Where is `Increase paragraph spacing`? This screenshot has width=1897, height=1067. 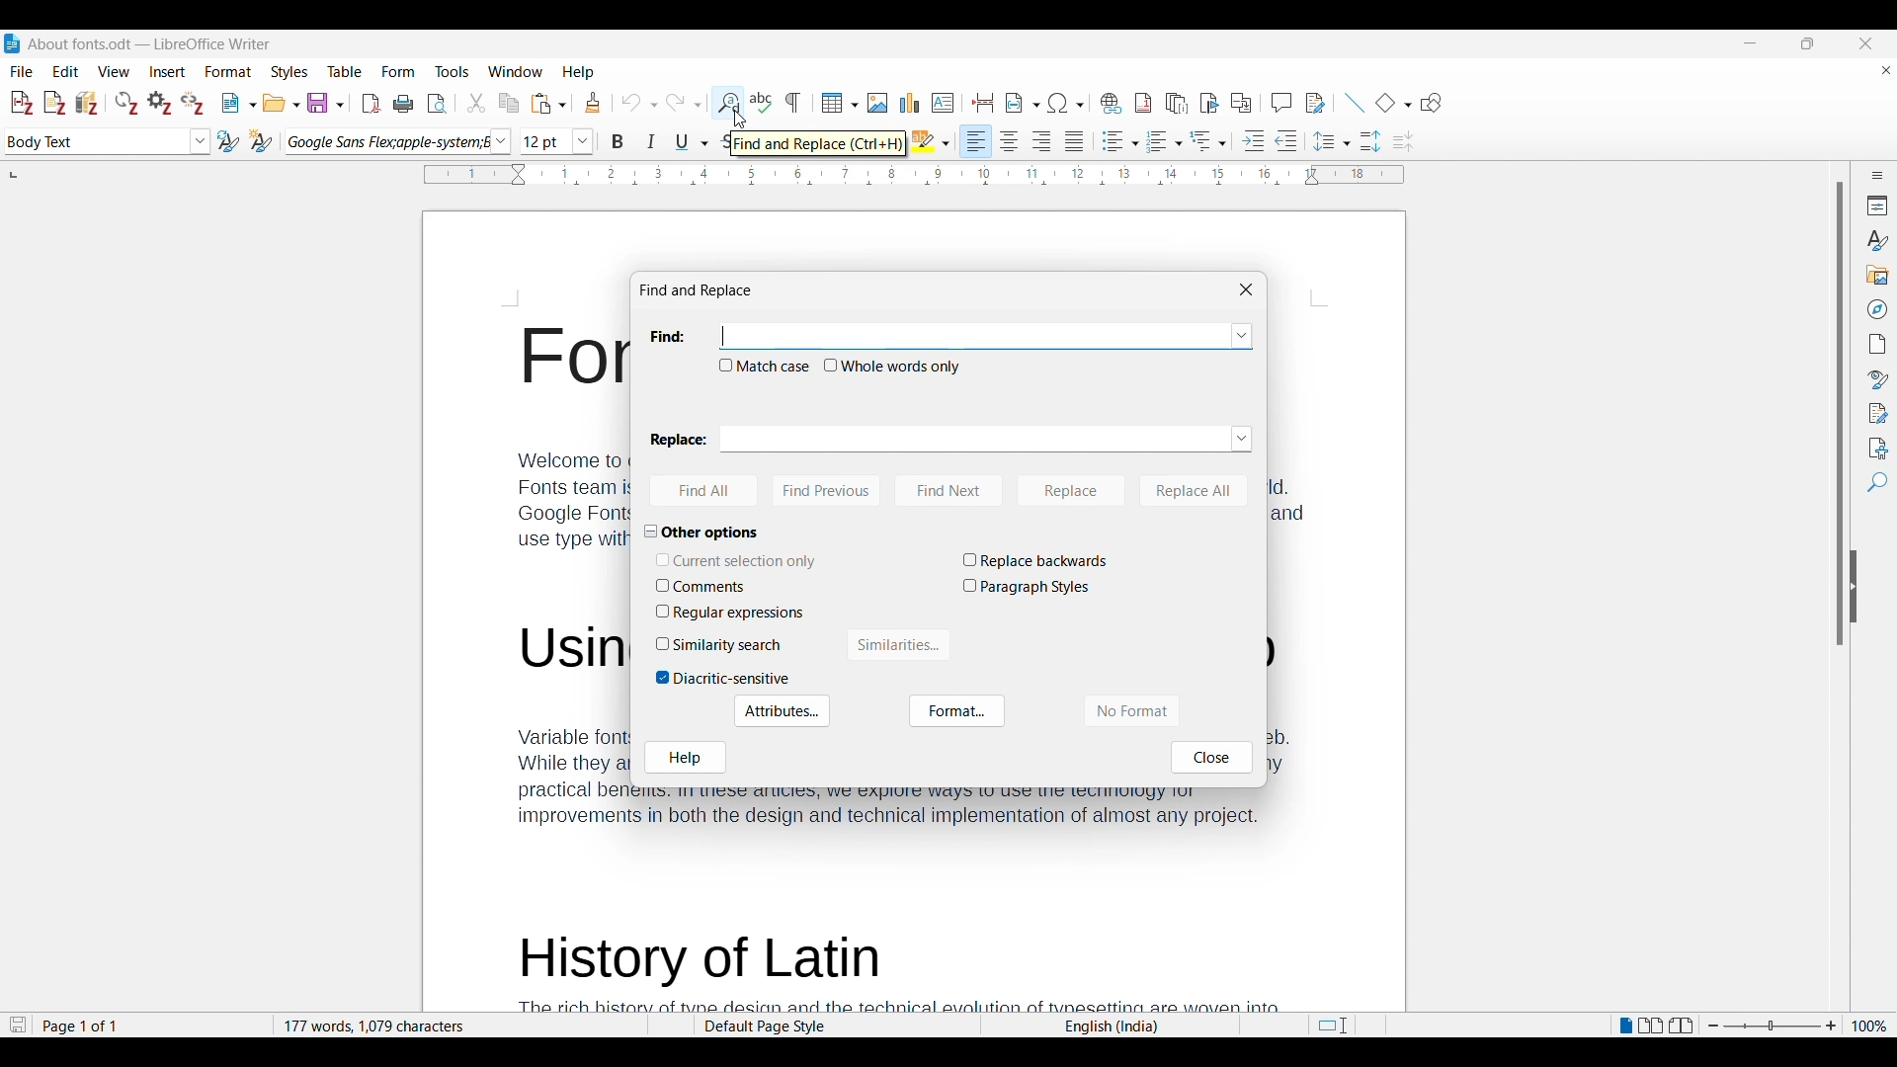 Increase paragraph spacing is located at coordinates (1371, 141).